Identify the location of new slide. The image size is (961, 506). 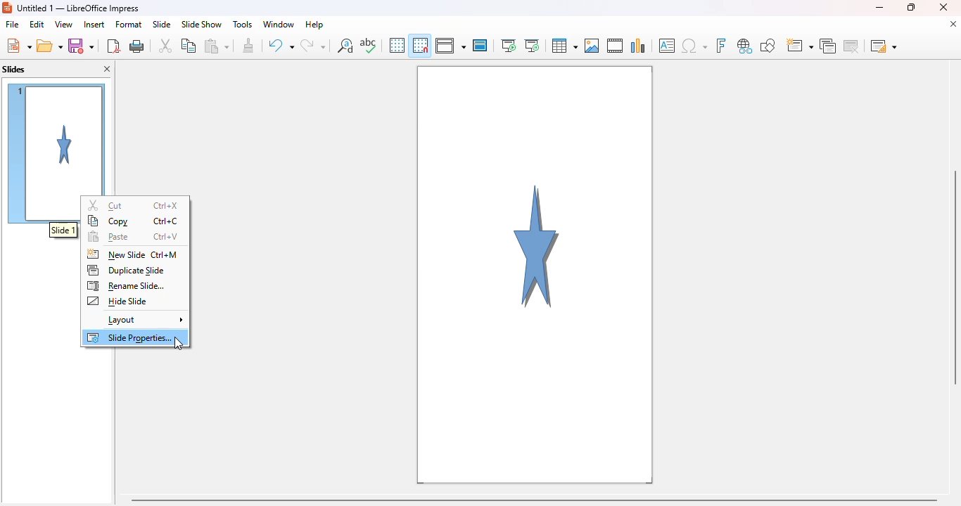
(800, 45).